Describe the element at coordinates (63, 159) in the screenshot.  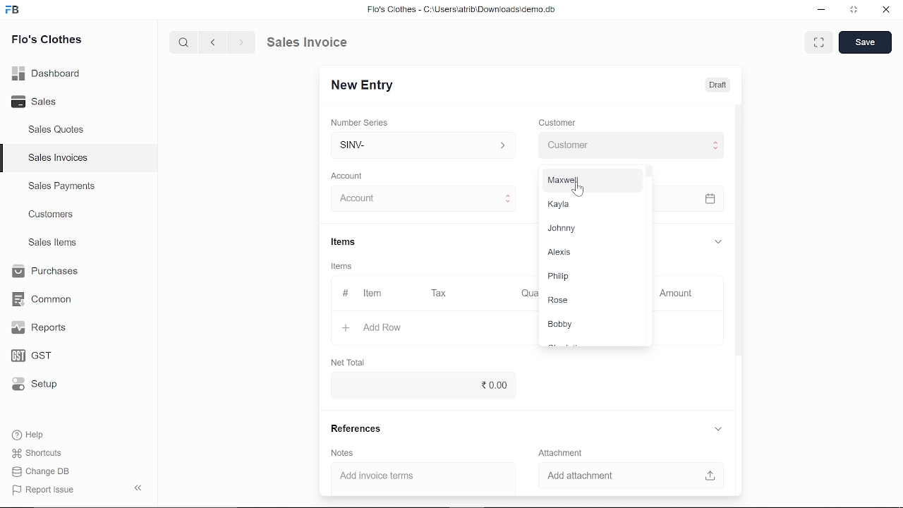
I see `Sales Invoices` at that location.